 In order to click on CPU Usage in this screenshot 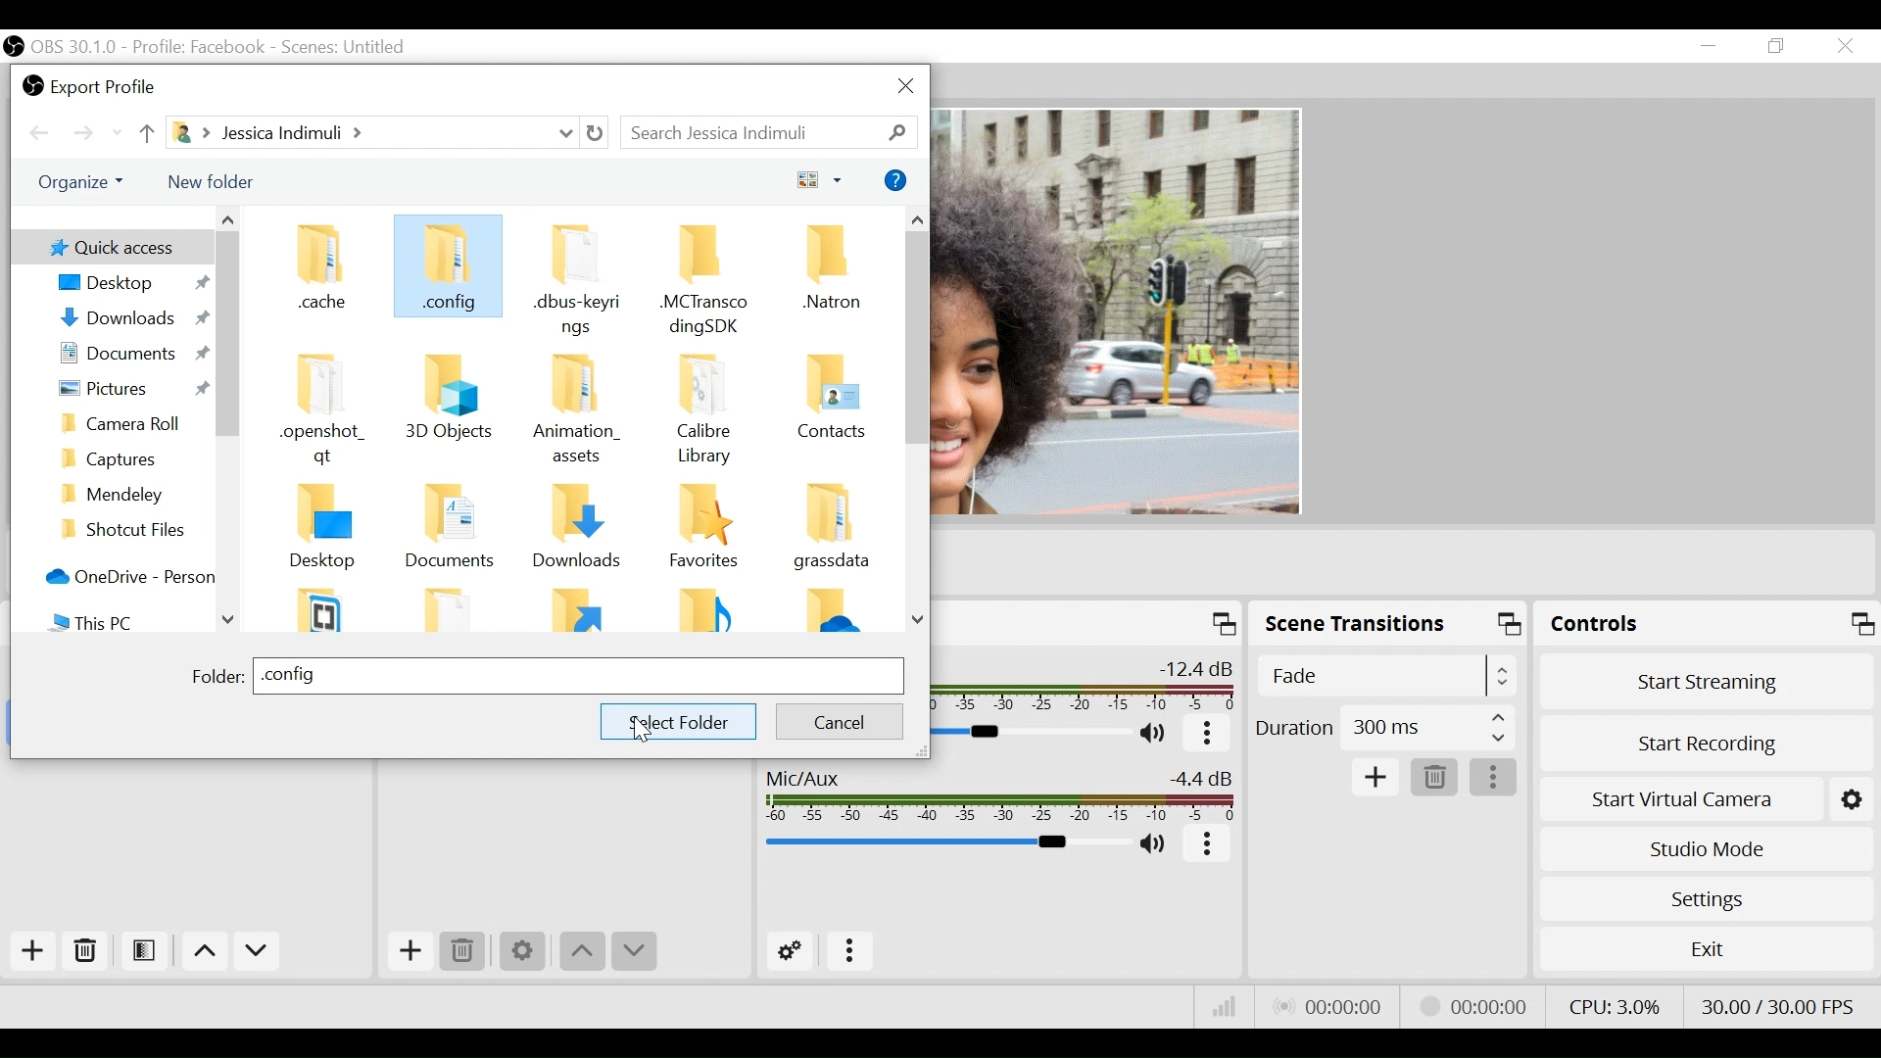, I will do `click(1615, 1003)`.